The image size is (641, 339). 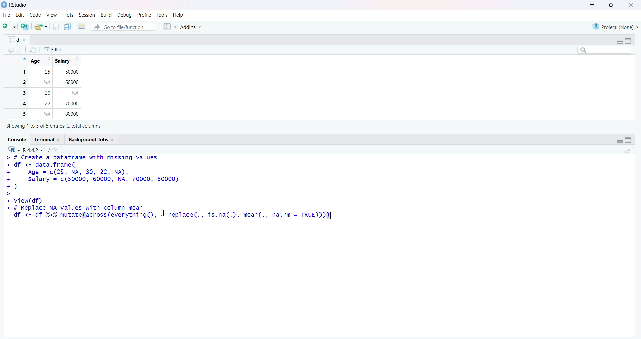 I want to click on Maximize, so click(x=613, y=5).